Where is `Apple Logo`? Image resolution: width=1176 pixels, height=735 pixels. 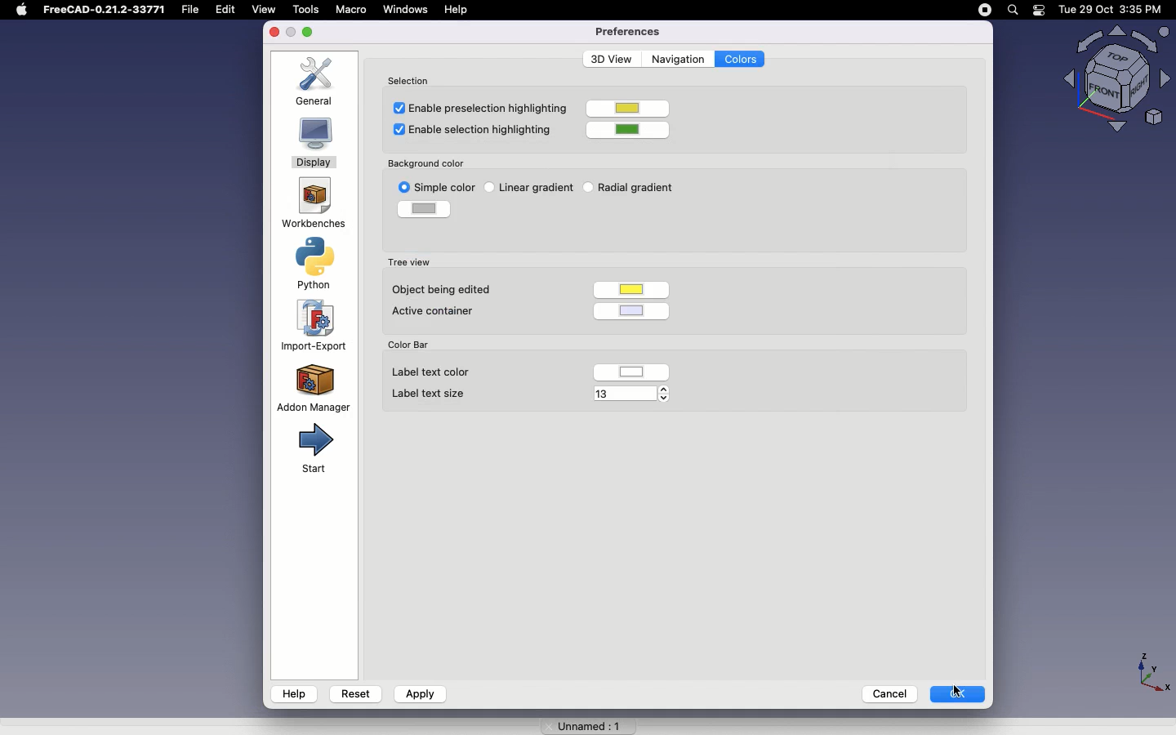 Apple Logo is located at coordinates (21, 10).